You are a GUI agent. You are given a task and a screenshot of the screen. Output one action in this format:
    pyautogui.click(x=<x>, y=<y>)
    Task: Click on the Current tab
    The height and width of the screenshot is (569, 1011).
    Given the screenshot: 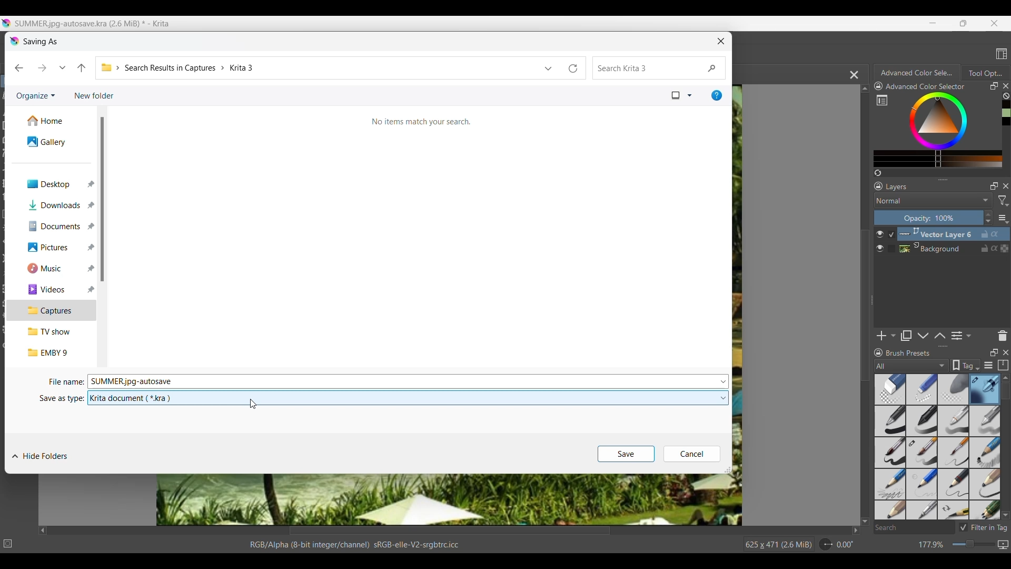 What is the action you would take?
    pyautogui.click(x=915, y=72)
    